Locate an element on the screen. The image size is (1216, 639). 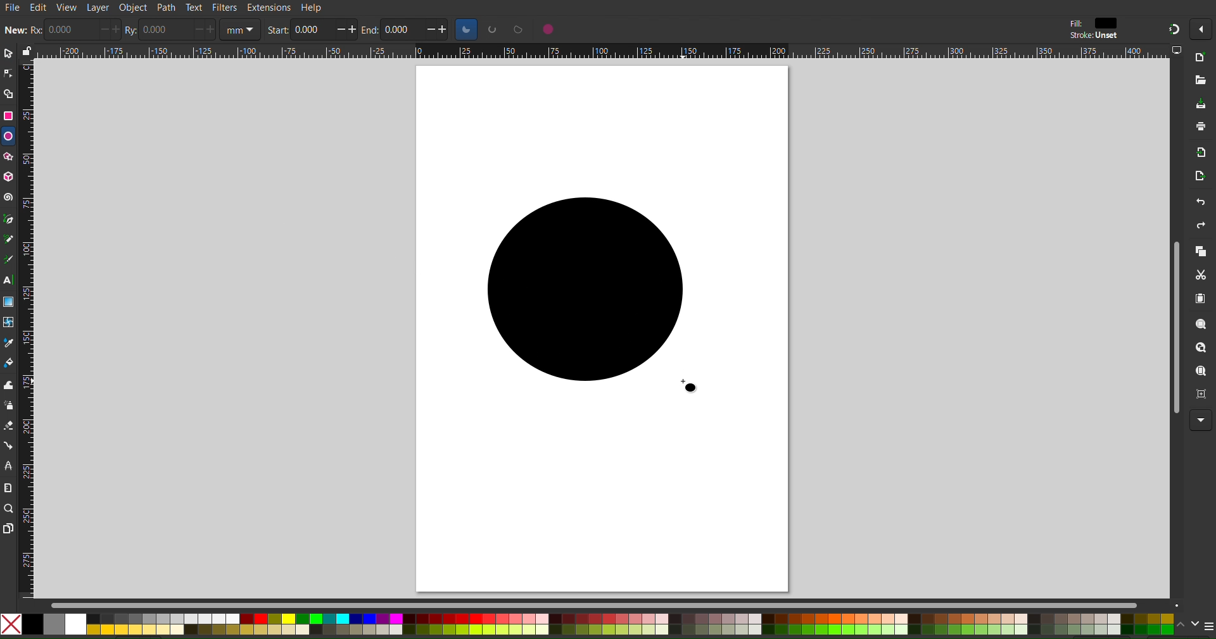
increase/decrease is located at coordinates (203, 29).